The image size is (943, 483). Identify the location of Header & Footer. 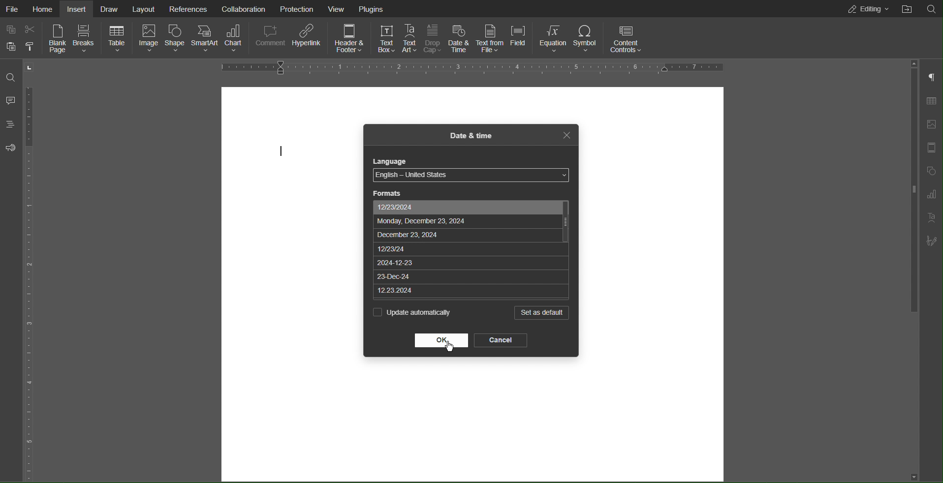
(349, 37).